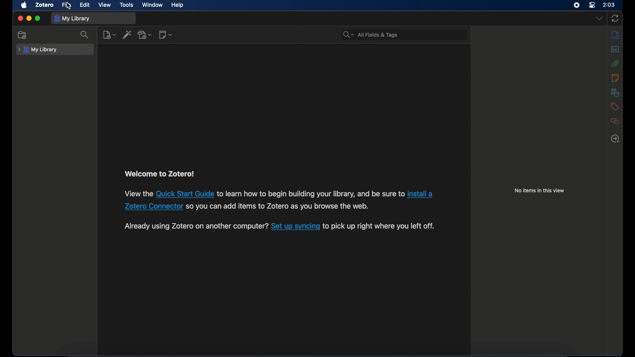 The width and height of the screenshot is (635, 357). What do you see at coordinates (38, 19) in the screenshot?
I see `maximize` at bounding box center [38, 19].